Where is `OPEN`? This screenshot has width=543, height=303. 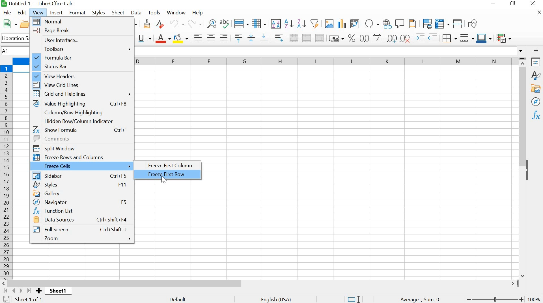
OPEN is located at coordinates (27, 24).